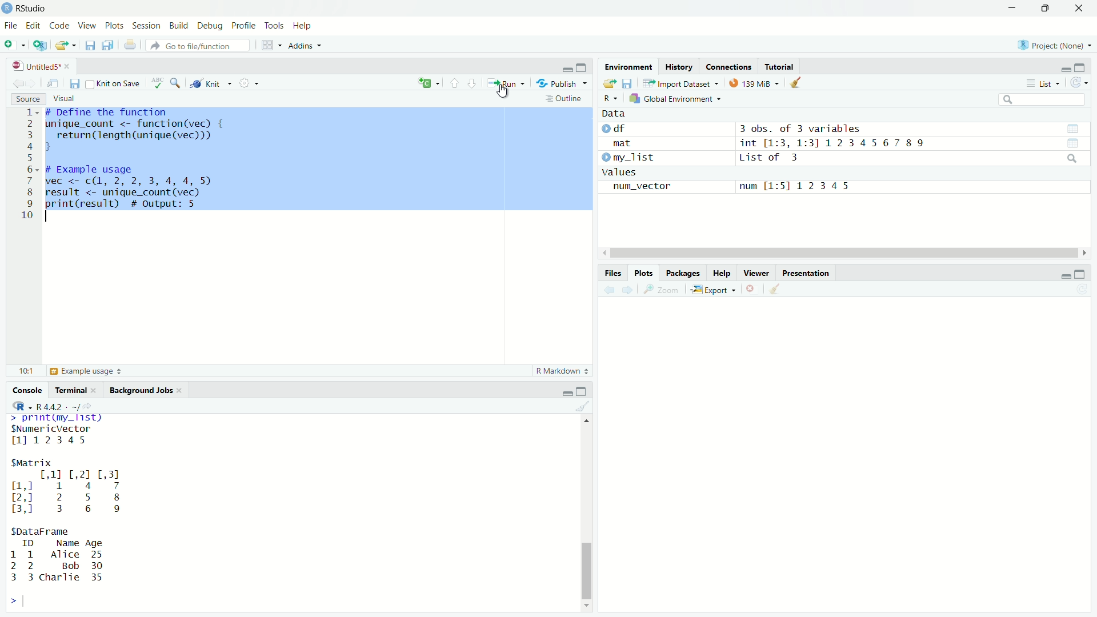 The height and width of the screenshot is (617, 1097). What do you see at coordinates (29, 390) in the screenshot?
I see `Console` at bounding box center [29, 390].